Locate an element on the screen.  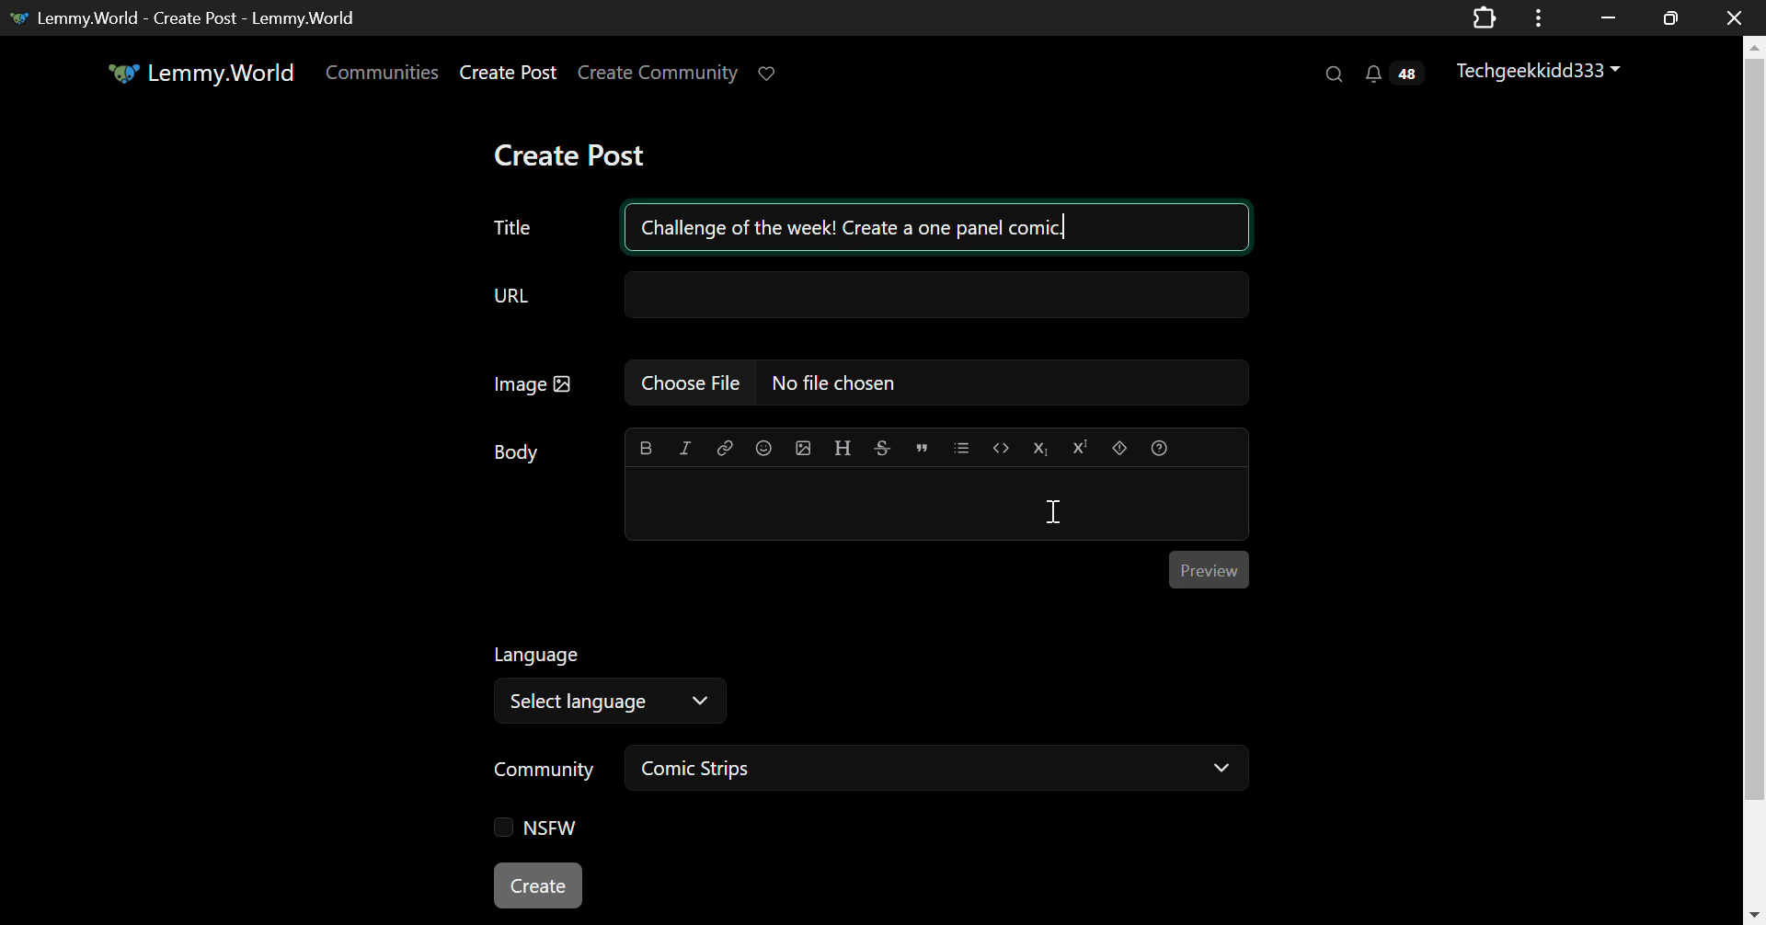
header is located at coordinates (841, 449).